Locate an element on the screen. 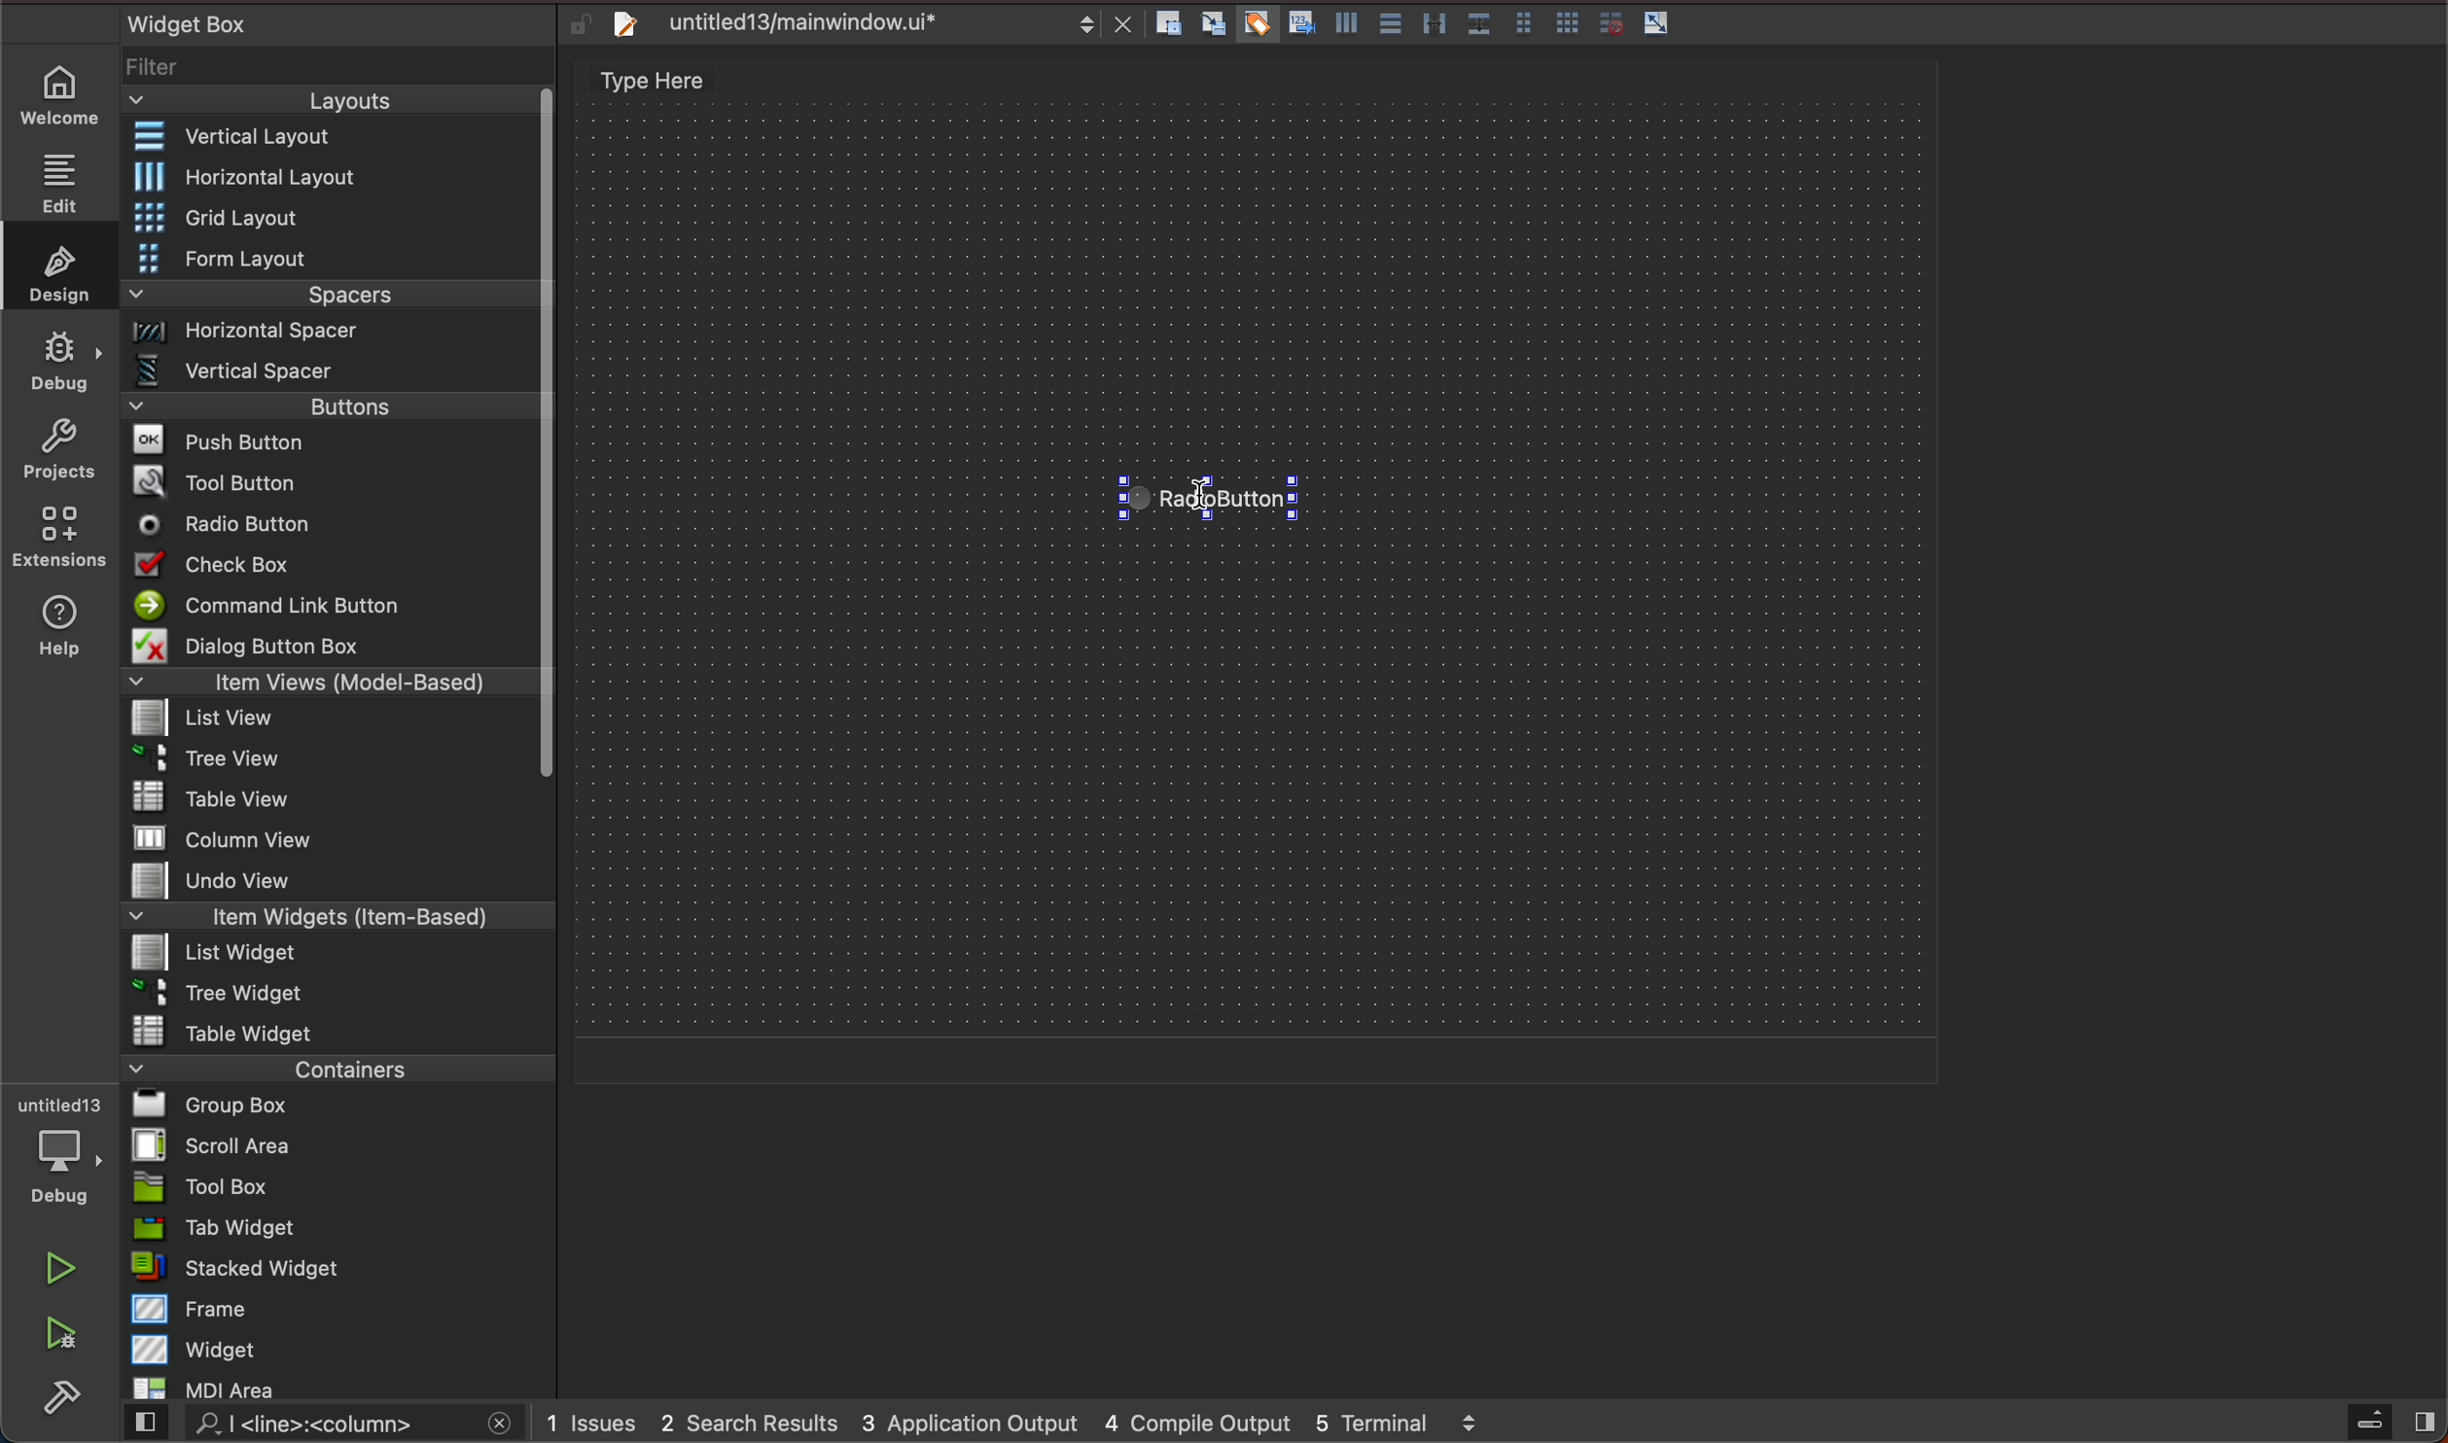   is located at coordinates (1568, 25).